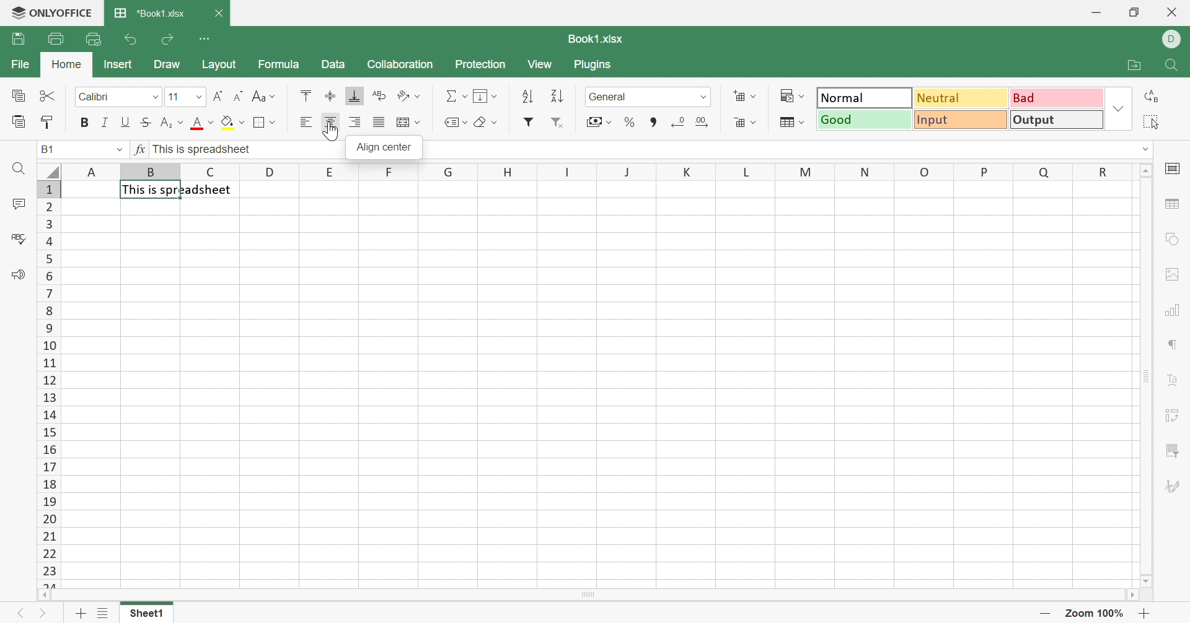  What do you see at coordinates (107, 122) in the screenshot?
I see `Italic` at bounding box center [107, 122].